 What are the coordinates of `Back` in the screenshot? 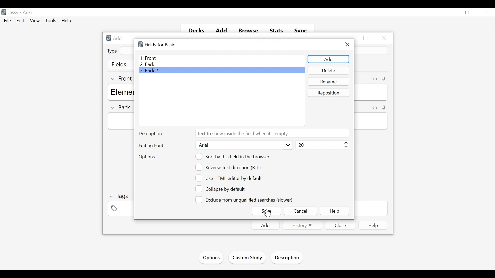 It's located at (222, 63).